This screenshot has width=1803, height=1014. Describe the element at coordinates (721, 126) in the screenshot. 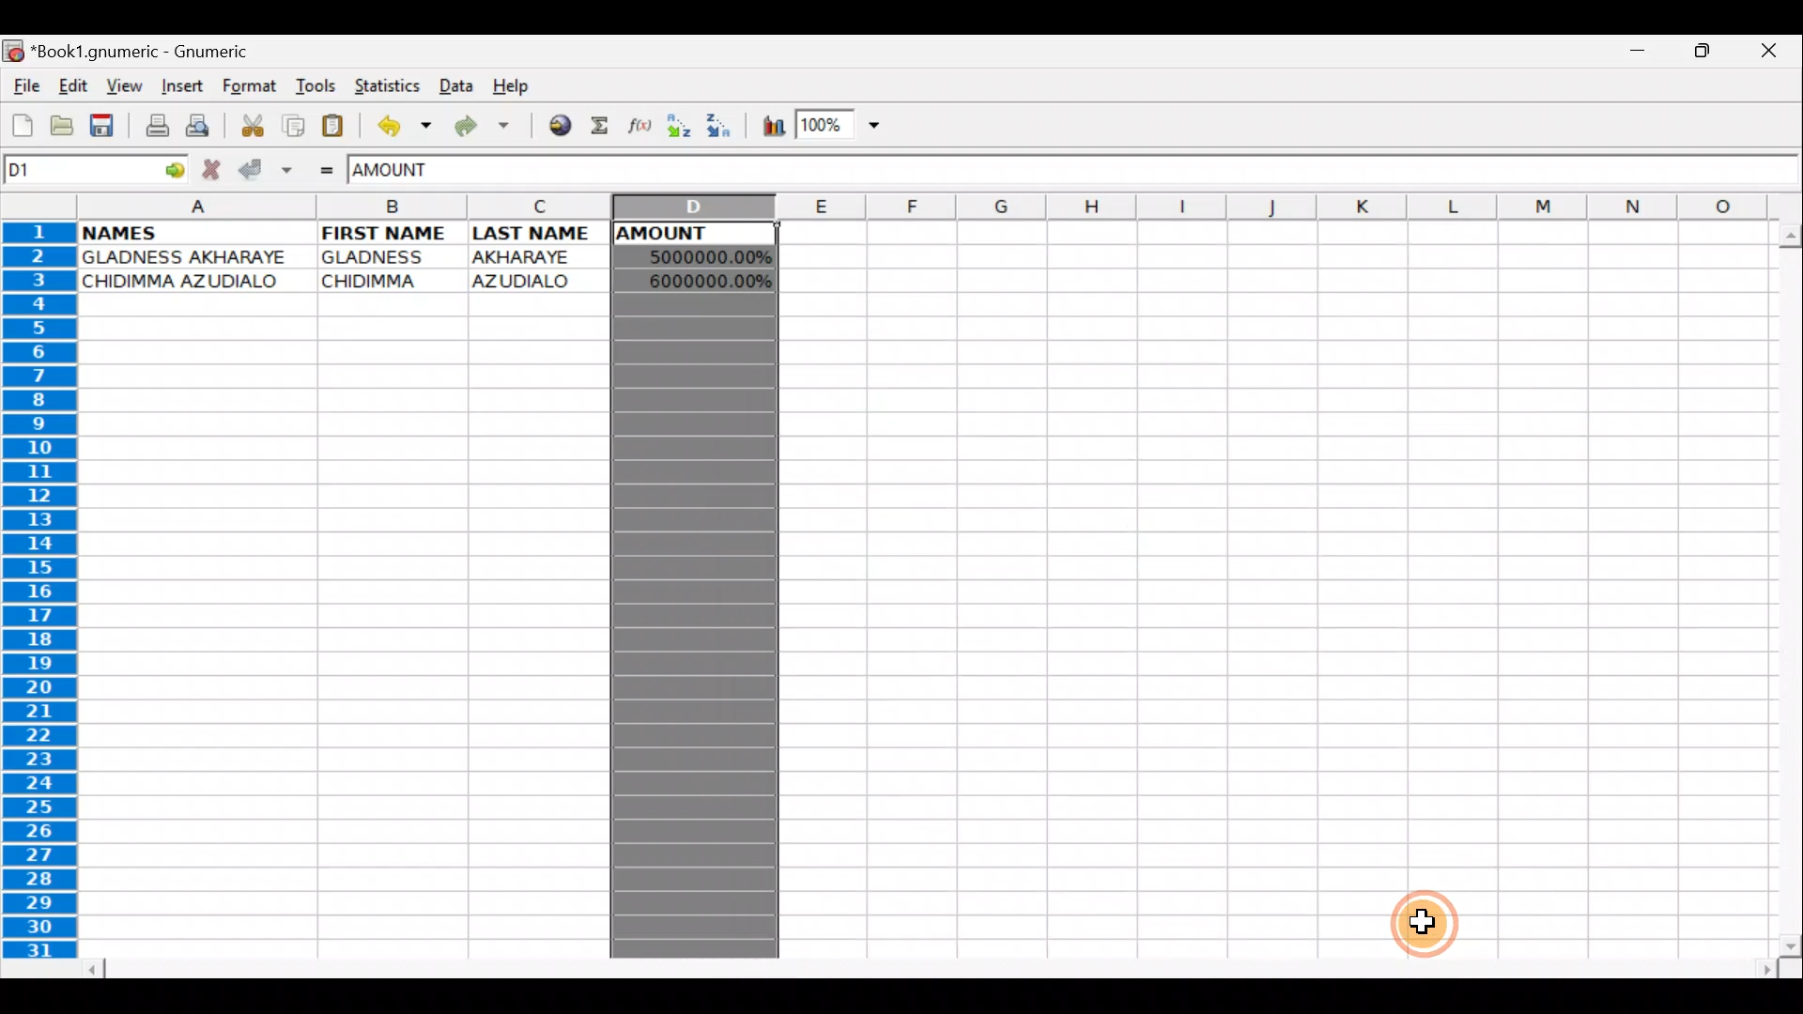

I see `Sort Descending order` at that location.